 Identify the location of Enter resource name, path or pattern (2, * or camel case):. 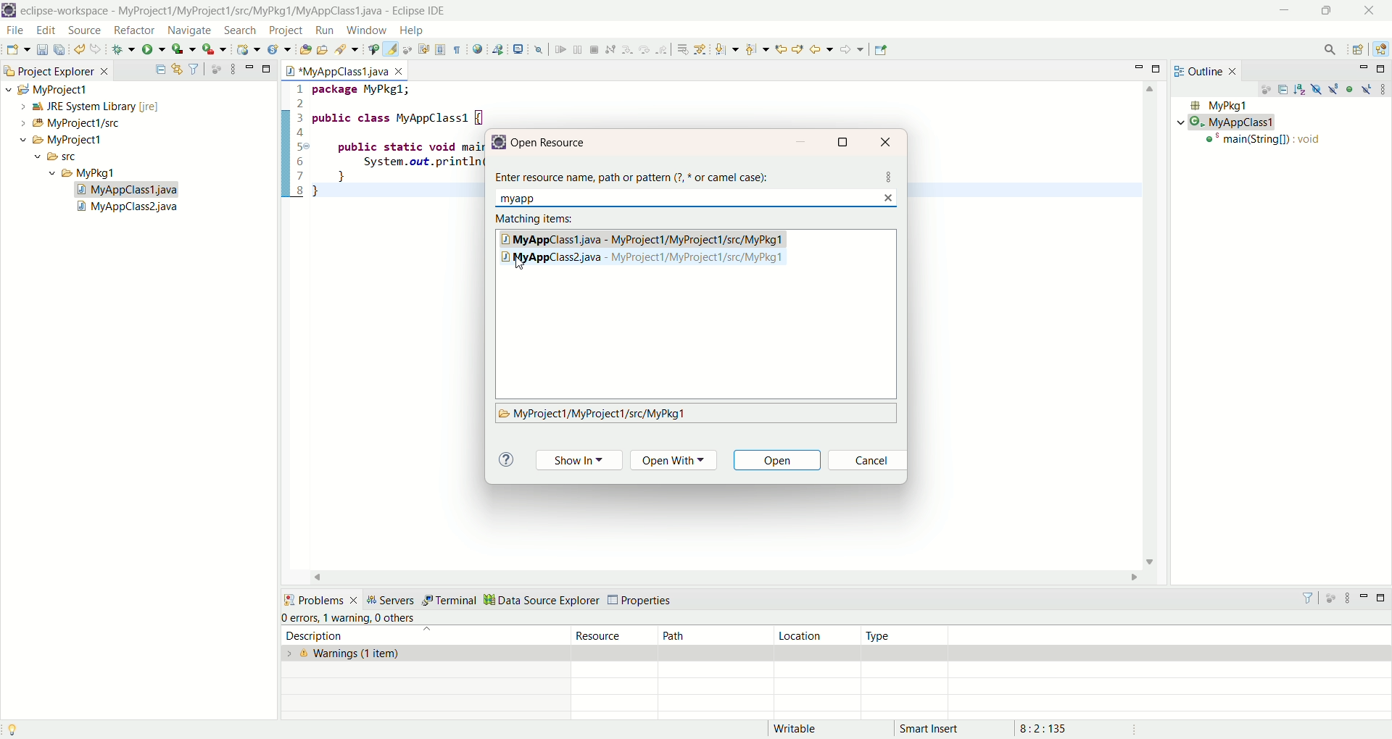
(637, 174).